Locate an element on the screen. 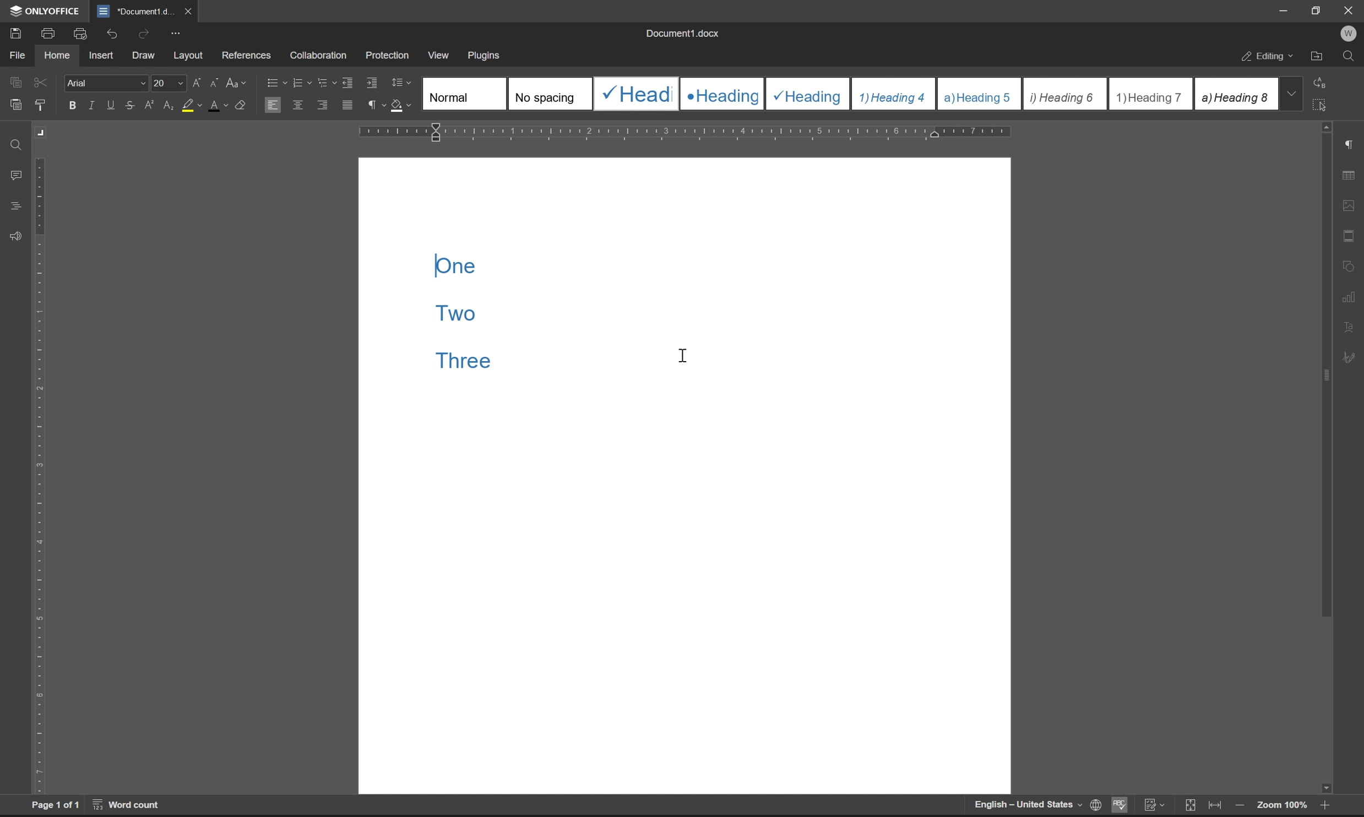 The height and width of the screenshot is (817, 1364). align left is located at coordinates (272, 104).